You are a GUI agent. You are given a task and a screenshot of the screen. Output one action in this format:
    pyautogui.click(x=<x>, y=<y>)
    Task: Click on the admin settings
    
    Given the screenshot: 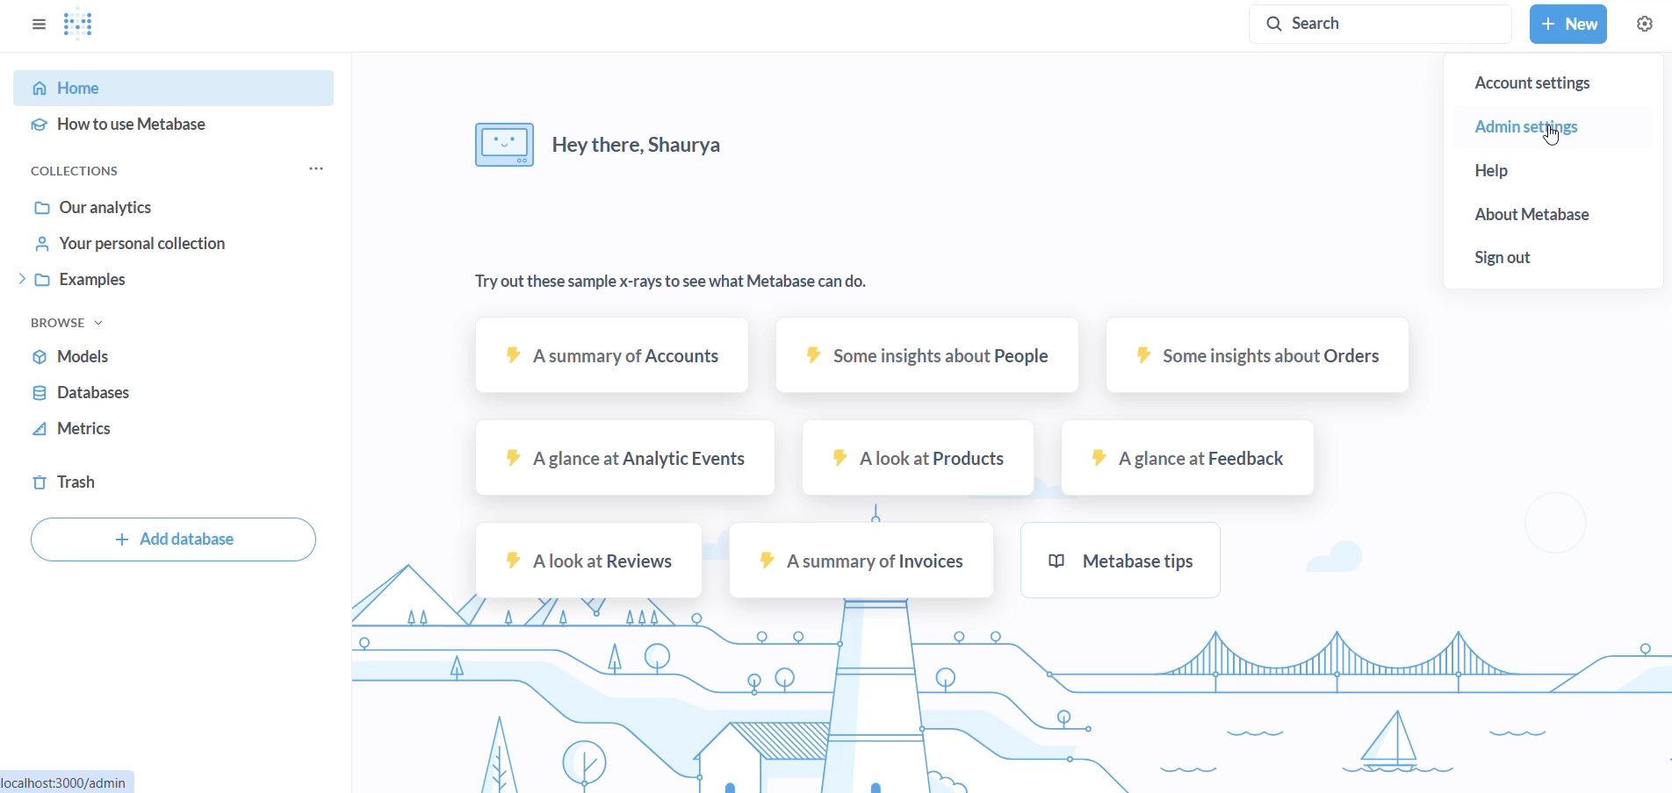 What is the action you would take?
    pyautogui.click(x=1565, y=125)
    